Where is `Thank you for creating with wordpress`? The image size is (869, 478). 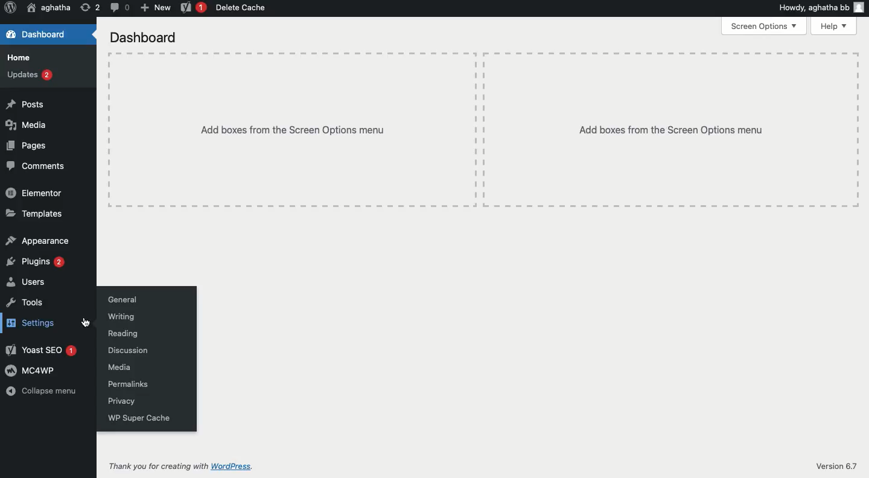
Thank you for creating with wordpress is located at coordinates (180, 467).